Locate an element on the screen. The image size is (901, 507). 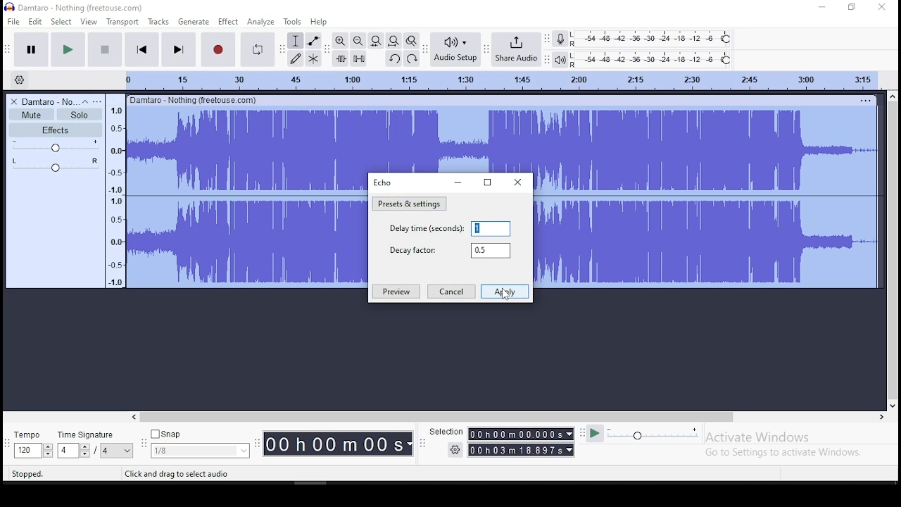
right is located at coordinates (881, 416).